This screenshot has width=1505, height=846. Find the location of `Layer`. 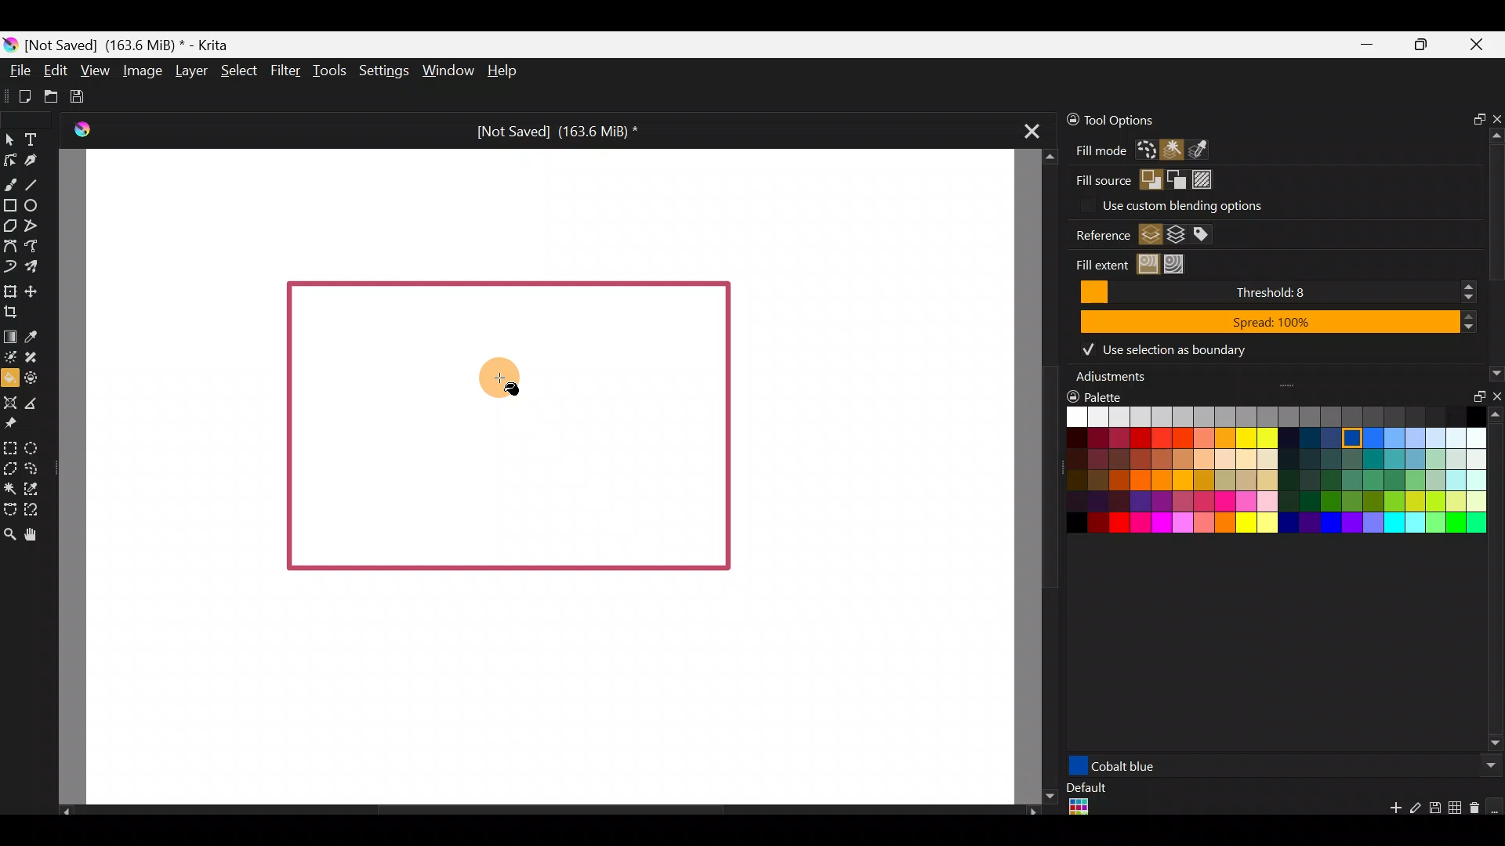

Layer is located at coordinates (191, 70).